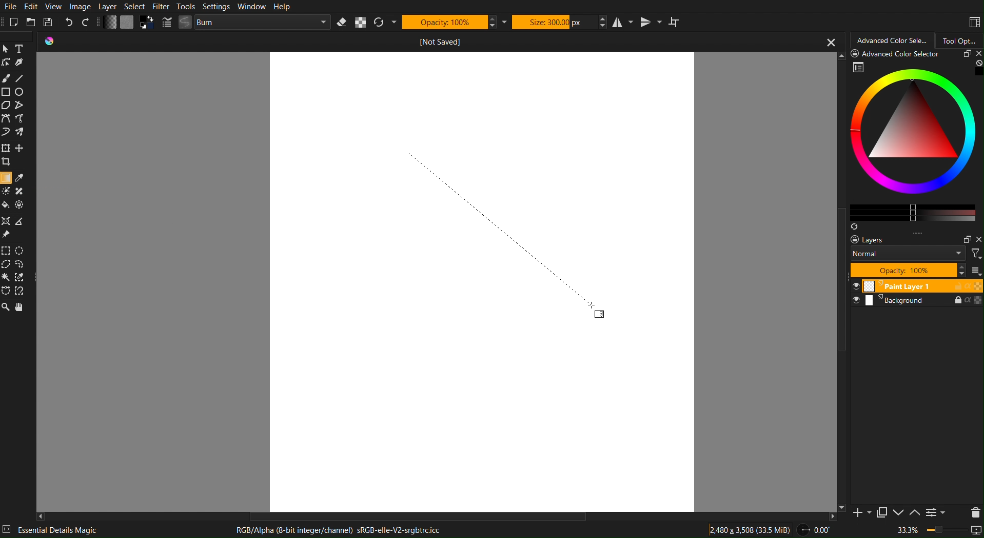 The height and width of the screenshot is (538, 984). Describe the element at coordinates (343, 22) in the screenshot. I see `Erase` at that location.